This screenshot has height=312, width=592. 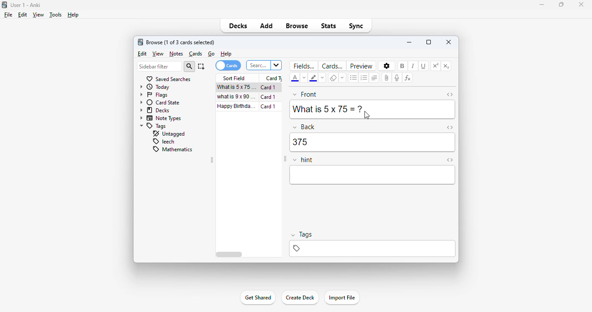 I want to click on leech, so click(x=163, y=142).